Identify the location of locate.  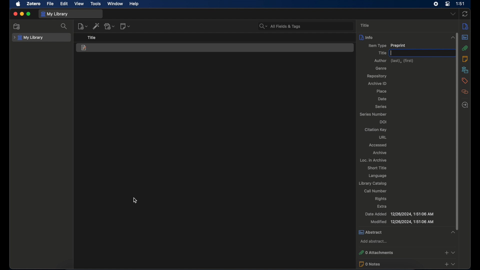
(465, 105).